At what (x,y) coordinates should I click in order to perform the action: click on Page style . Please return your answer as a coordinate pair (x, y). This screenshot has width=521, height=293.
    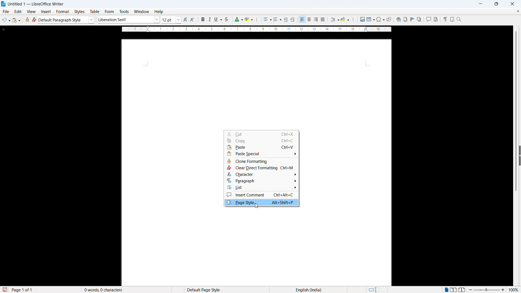
    Looking at the image, I should click on (261, 202).